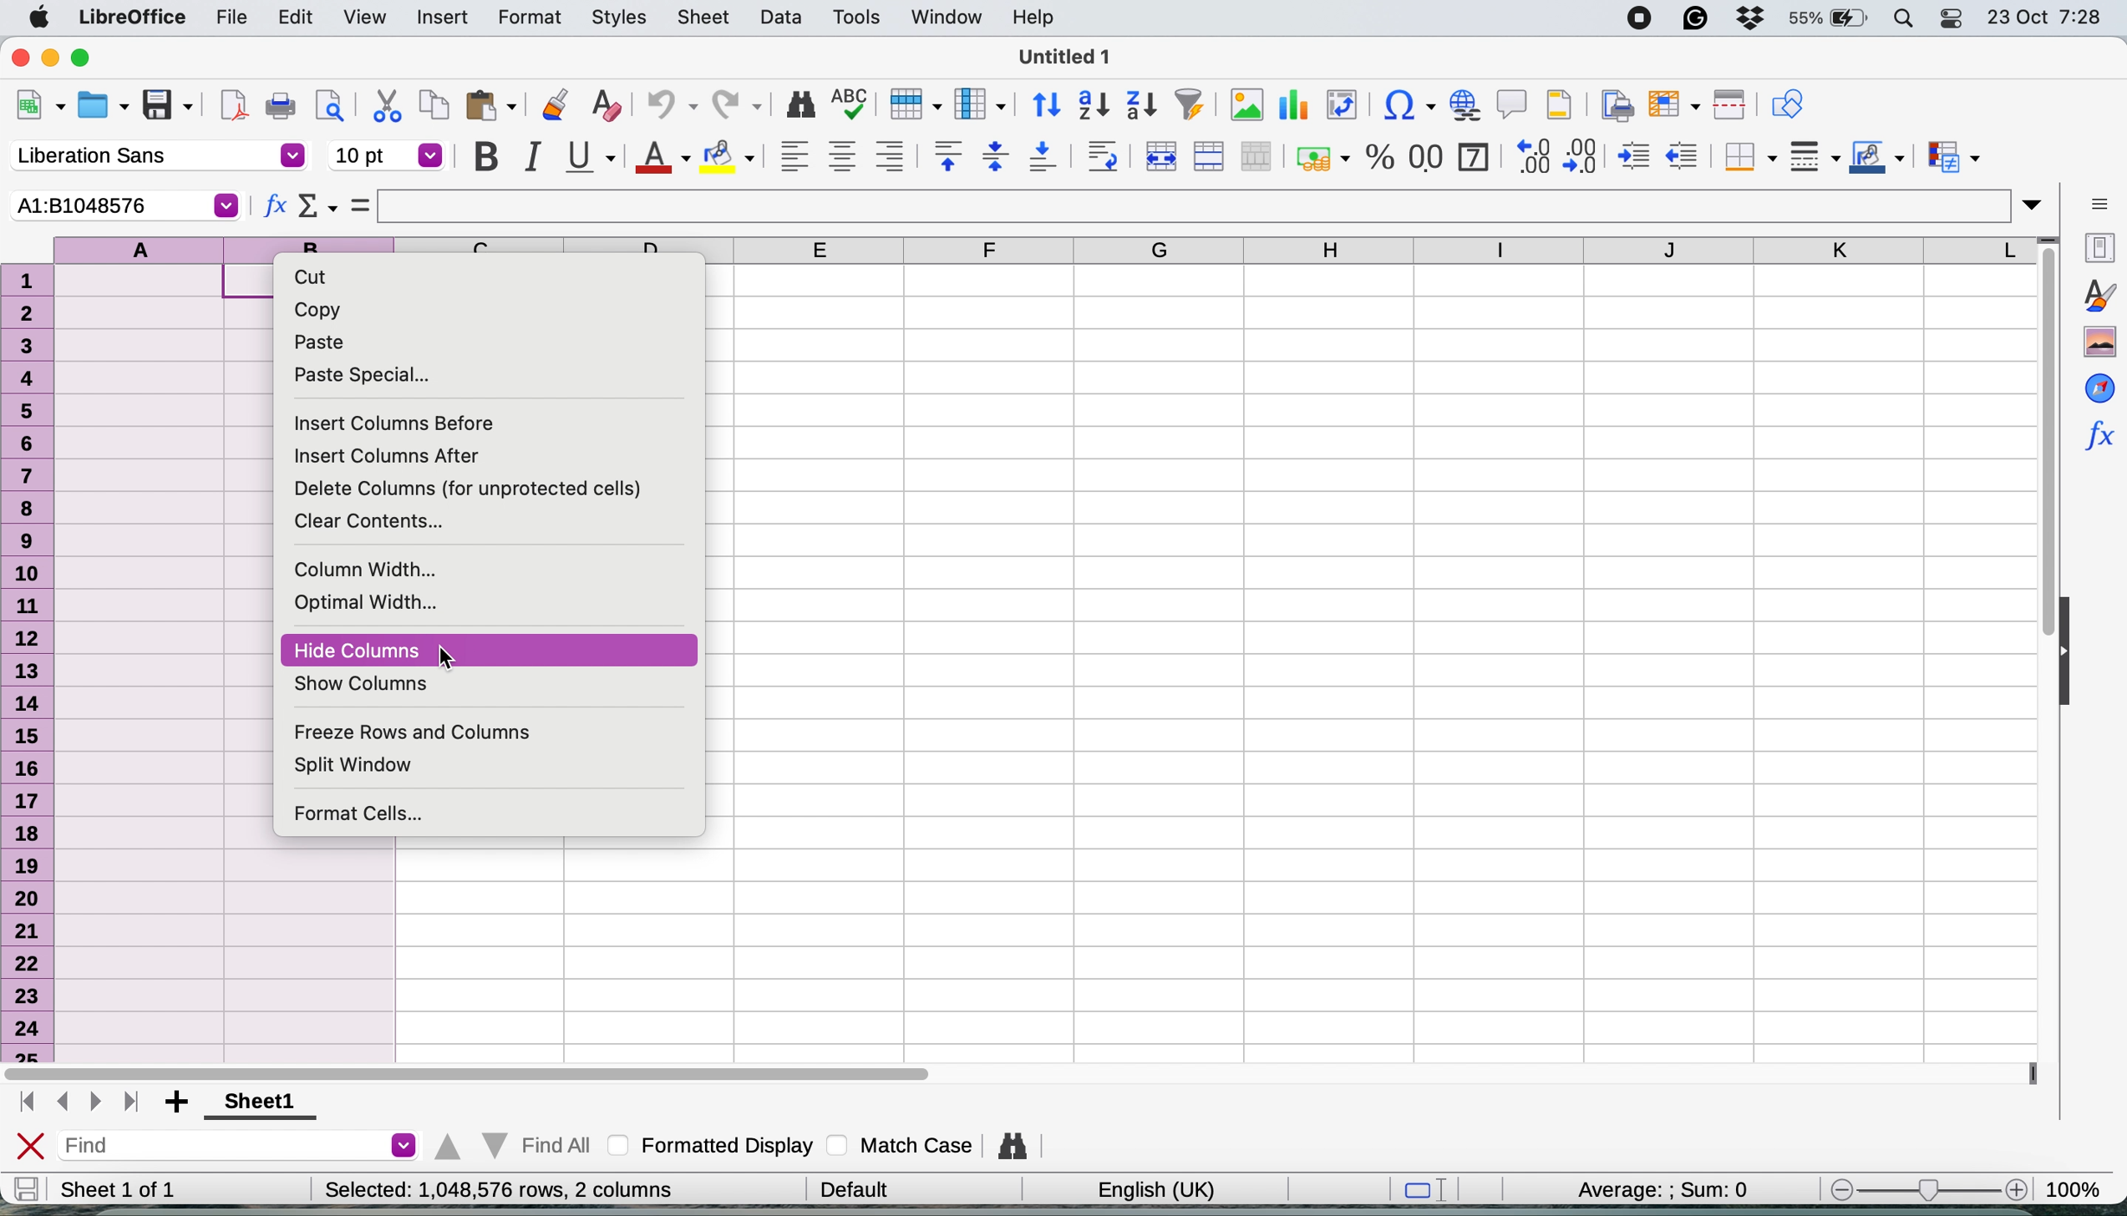  I want to click on format as date, so click(1473, 156).